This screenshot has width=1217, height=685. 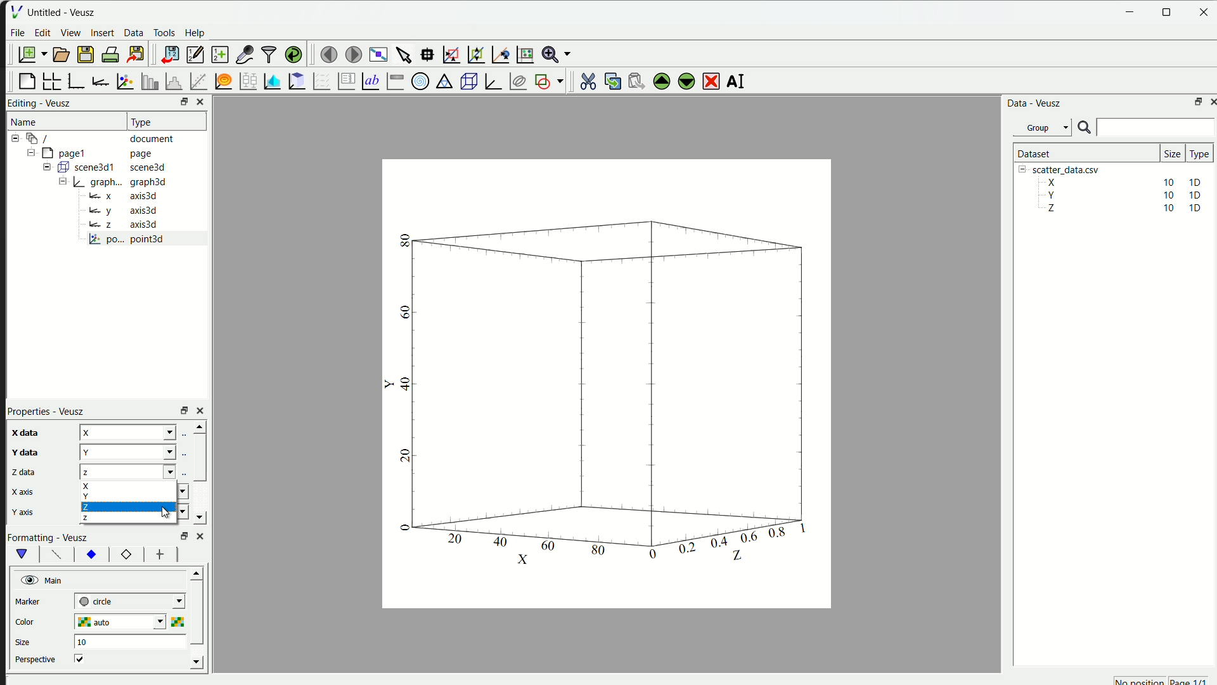 What do you see at coordinates (632, 81) in the screenshot?
I see `paste the widget from the clipboard` at bounding box center [632, 81].